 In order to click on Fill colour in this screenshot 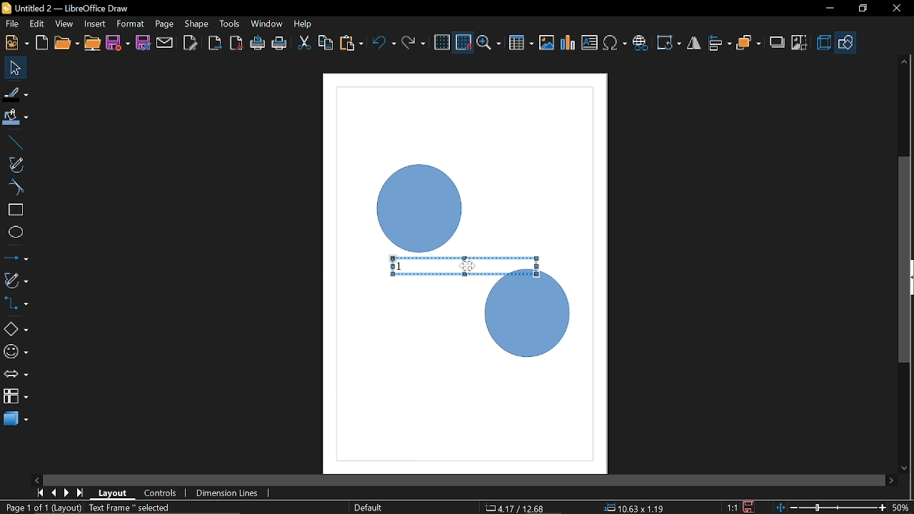, I will do `click(16, 118)`.